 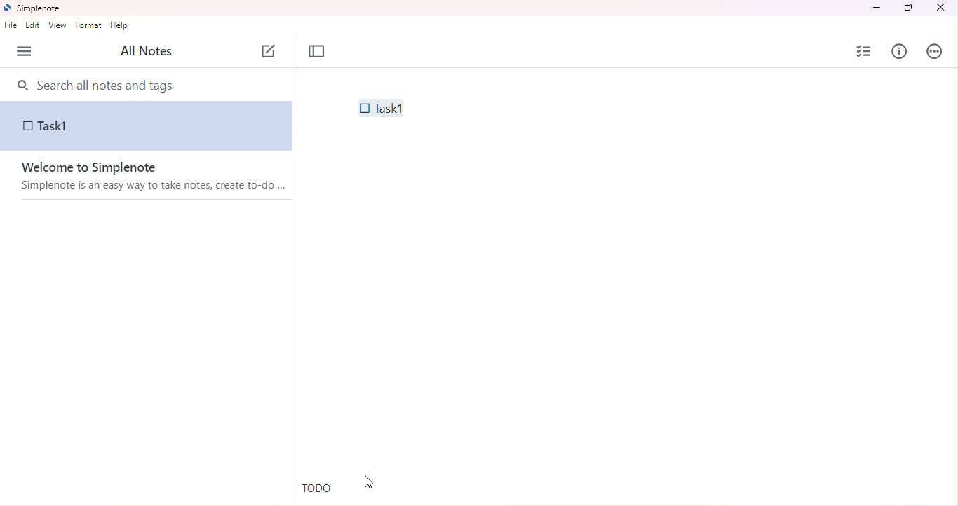 I want to click on typed TODO , so click(x=317, y=488).